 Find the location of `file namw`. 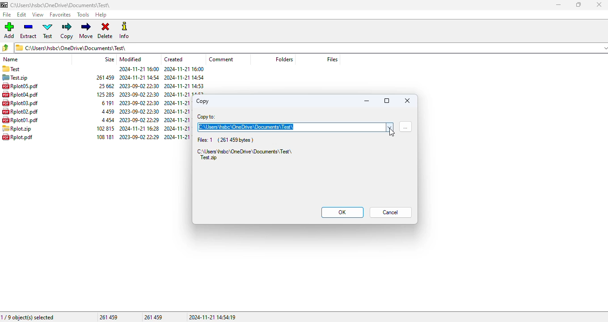

file namw is located at coordinates (20, 86).